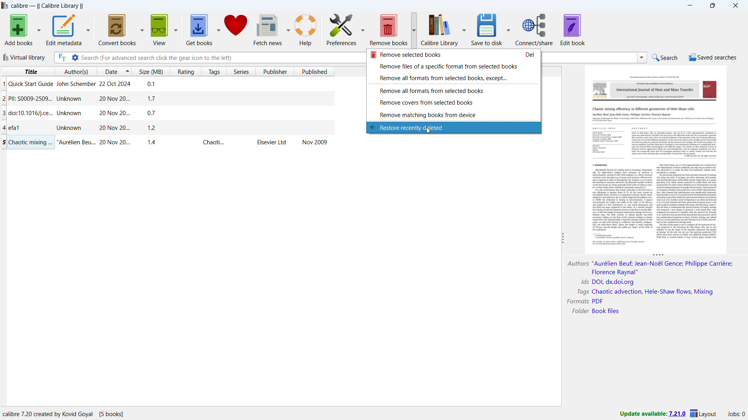 This screenshot has width=748, height=420. Describe the element at coordinates (486, 29) in the screenshot. I see `save to disk` at that location.